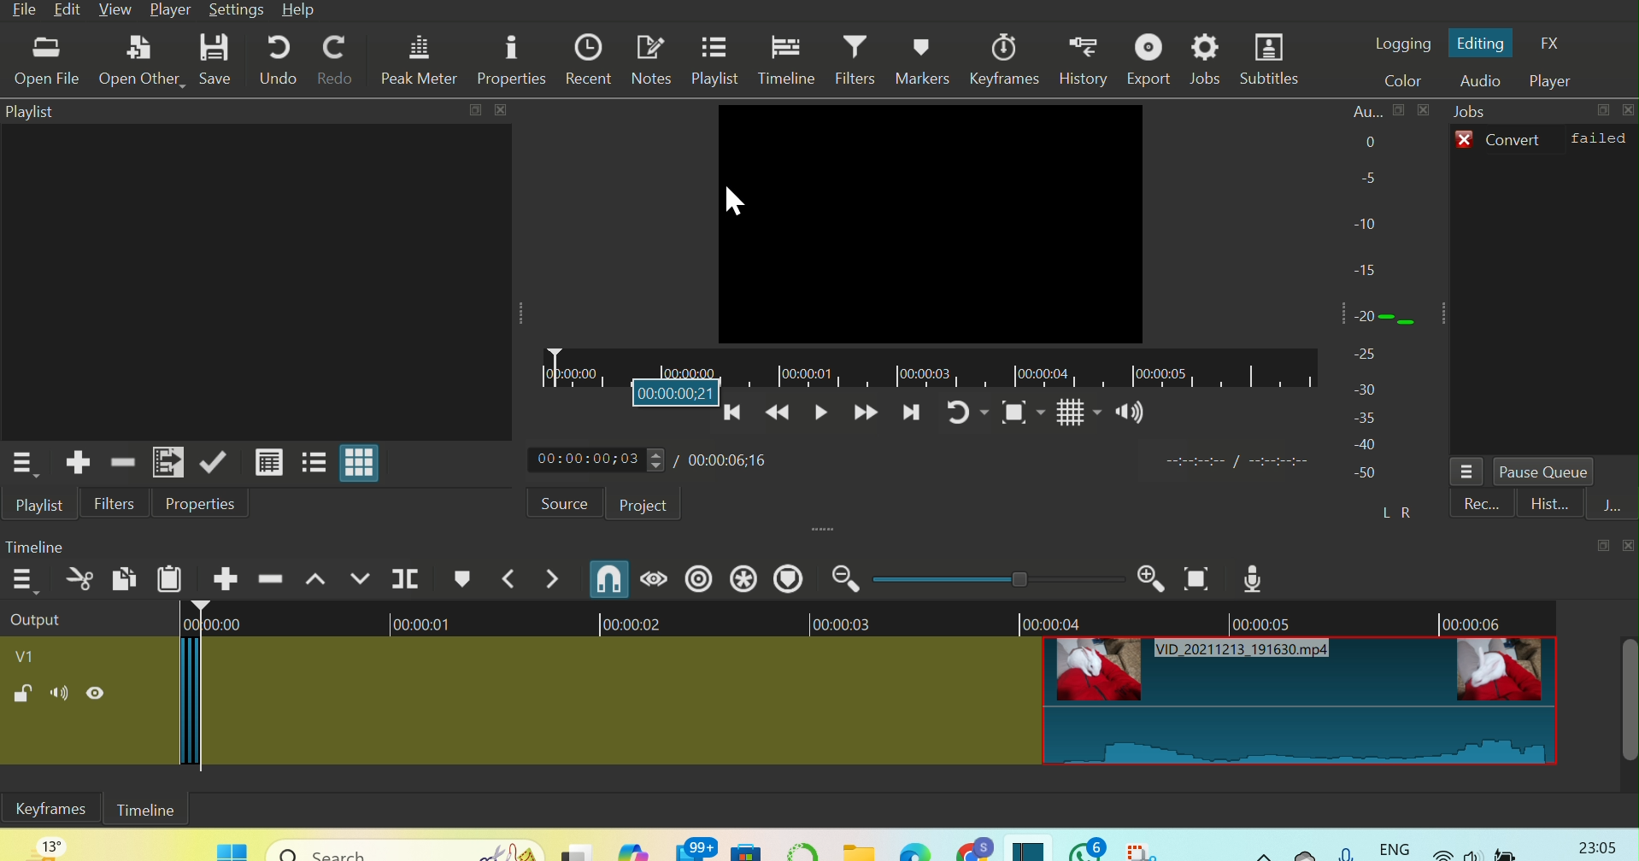 This screenshot has height=861, width=1639. What do you see at coordinates (567, 502) in the screenshot?
I see `Source` at bounding box center [567, 502].